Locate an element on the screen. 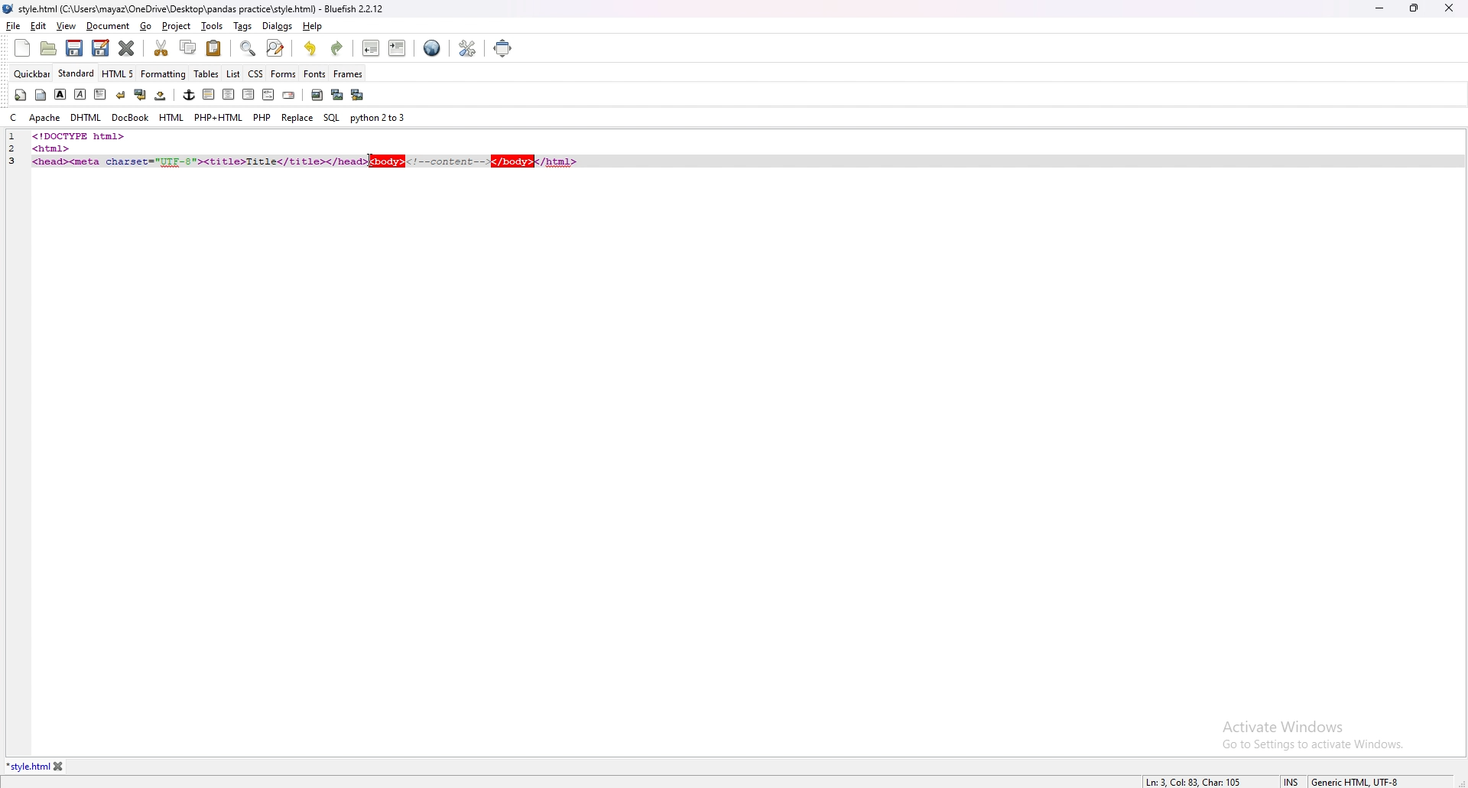 The height and width of the screenshot is (788, 1468). quickbar is located at coordinates (33, 73).